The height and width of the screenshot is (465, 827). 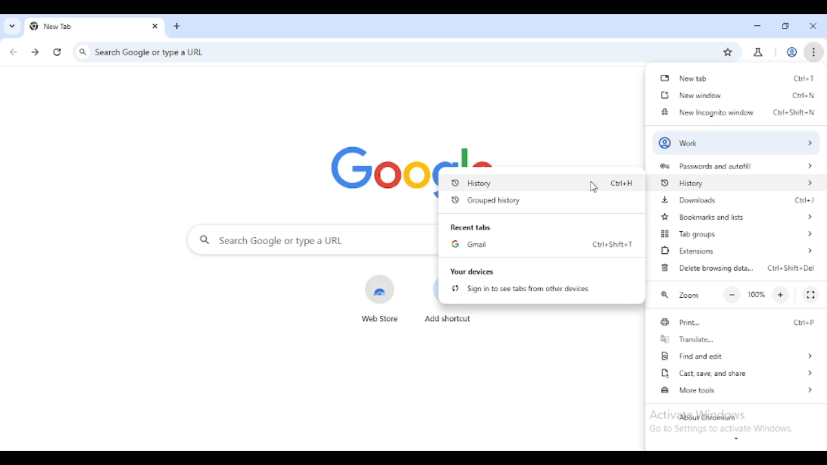 What do you see at coordinates (14, 52) in the screenshot?
I see `click to go back` at bounding box center [14, 52].